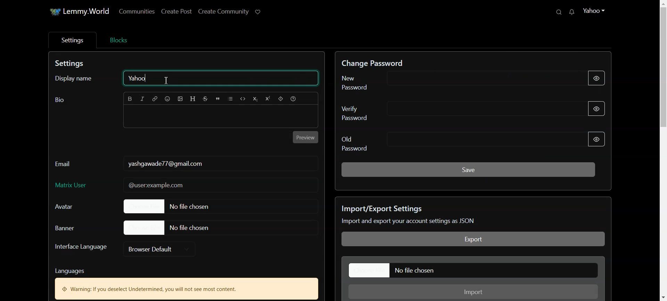  What do you see at coordinates (168, 227) in the screenshot?
I see `File Chosen` at bounding box center [168, 227].